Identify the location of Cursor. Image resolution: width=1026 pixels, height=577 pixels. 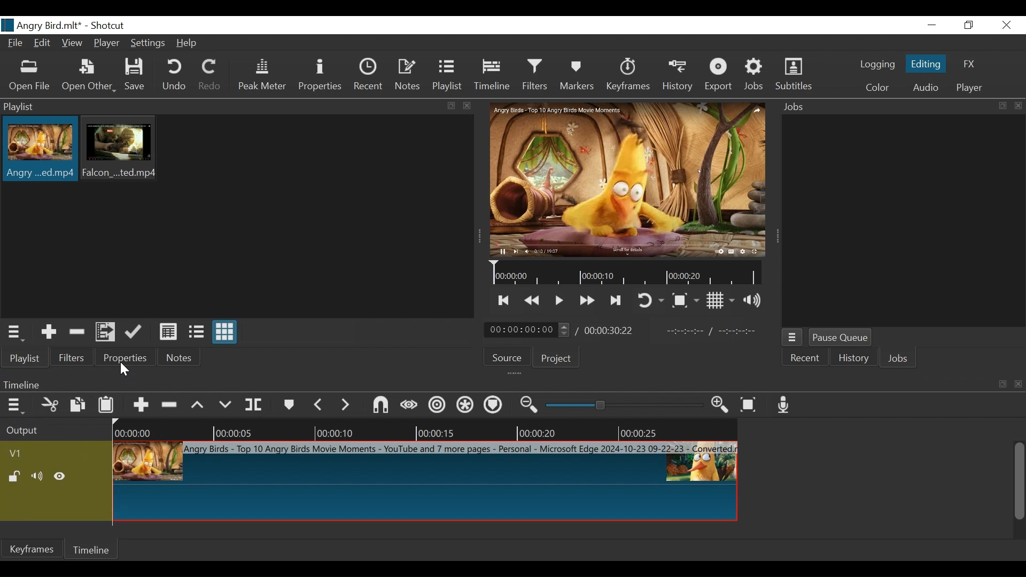
(129, 370).